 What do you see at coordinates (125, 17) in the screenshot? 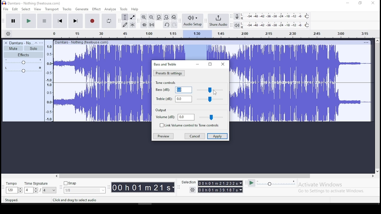
I see `selection tool` at bounding box center [125, 17].